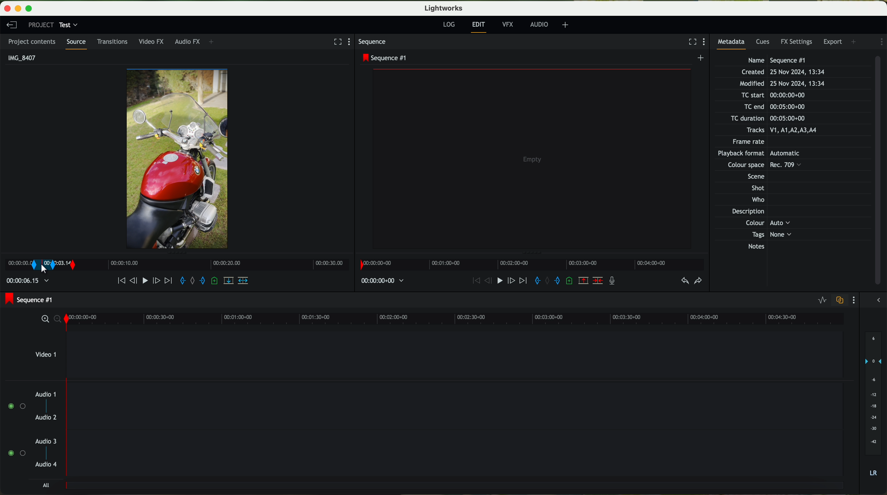  I want to click on add an out mark, so click(554, 281).